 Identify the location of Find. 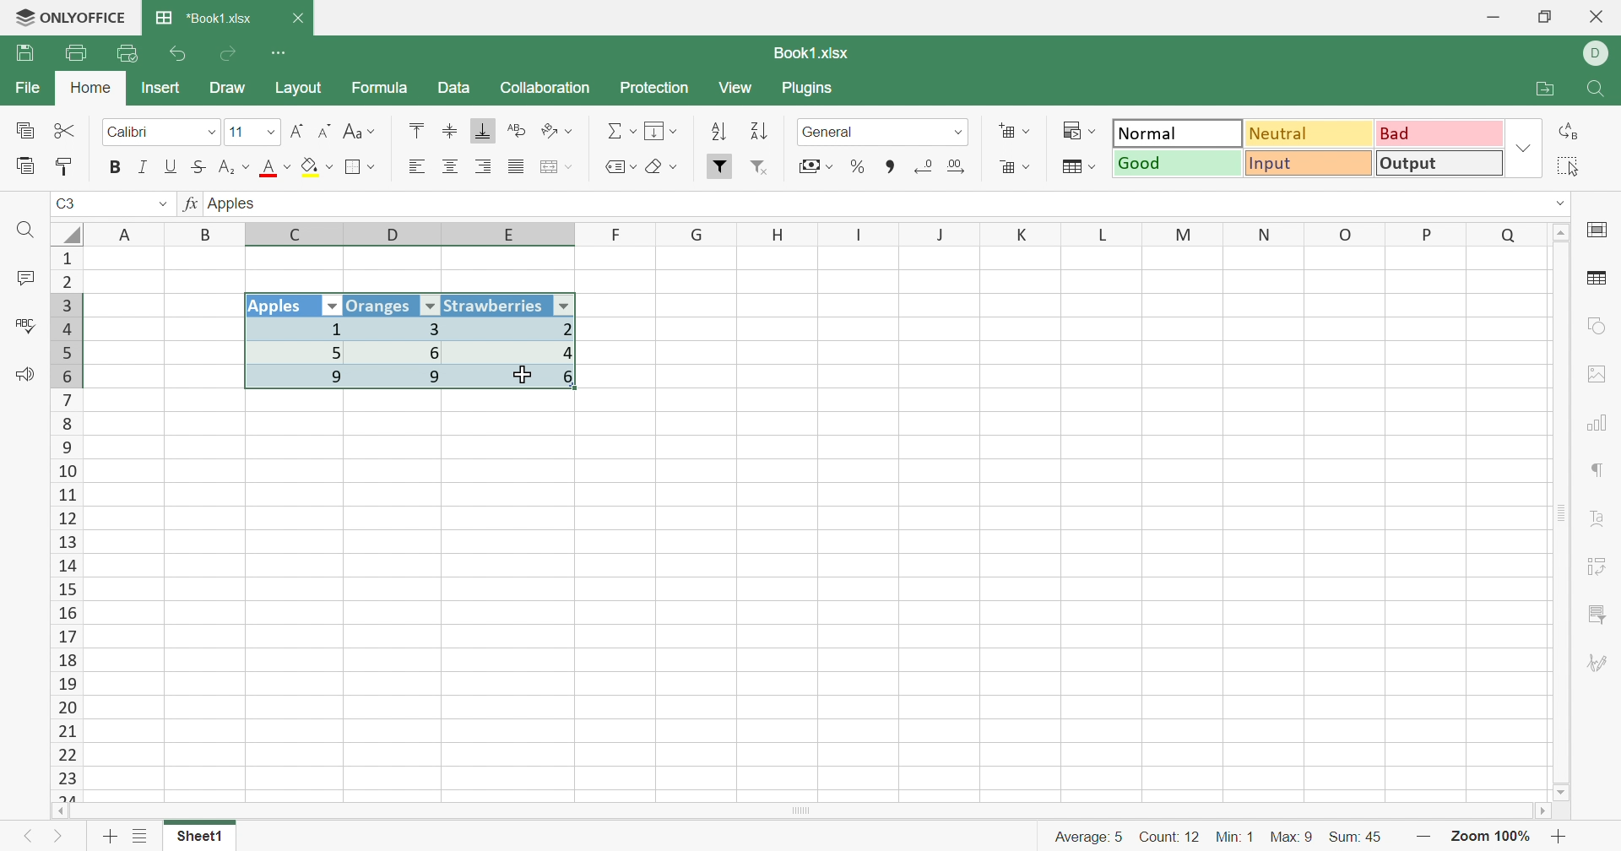
(29, 231).